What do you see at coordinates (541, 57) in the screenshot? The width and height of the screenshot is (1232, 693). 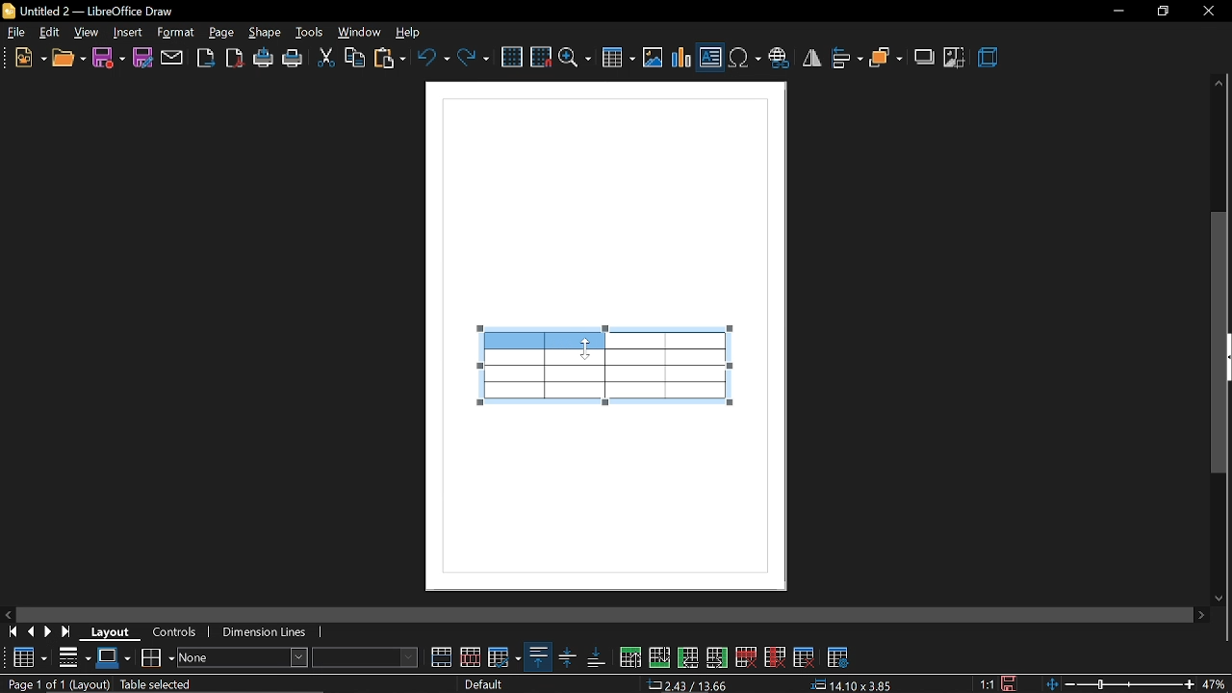 I see `snap to grid` at bounding box center [541, 57].